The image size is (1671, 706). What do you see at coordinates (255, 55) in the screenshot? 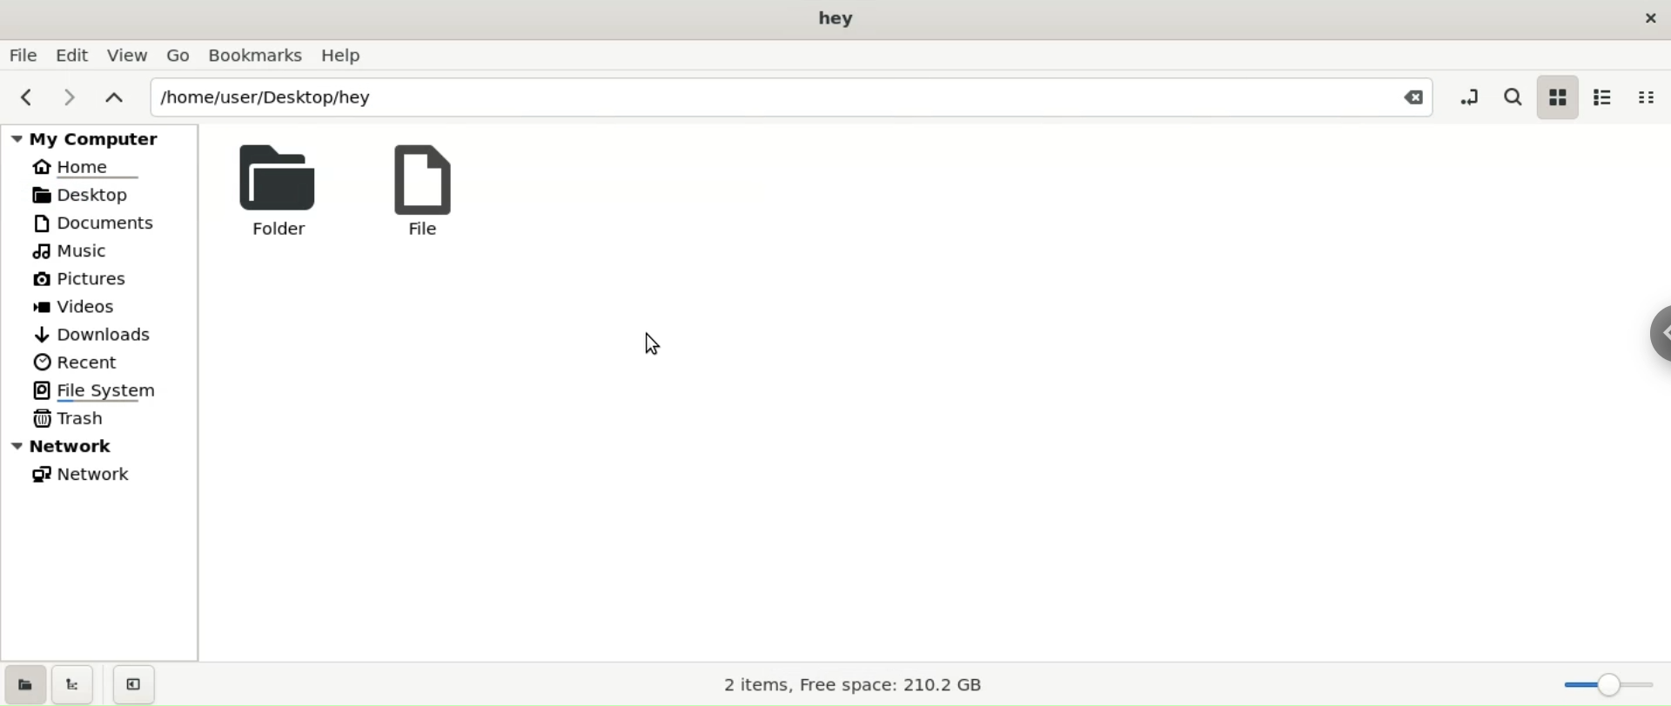
I see `bookamarks` at bounding box center [255, 55].